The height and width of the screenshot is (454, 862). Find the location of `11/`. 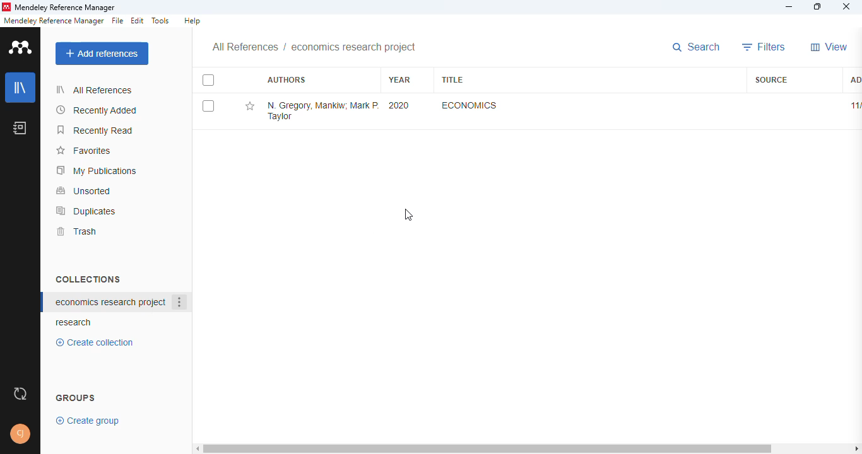

11/ is located at coordinates (854, 105).